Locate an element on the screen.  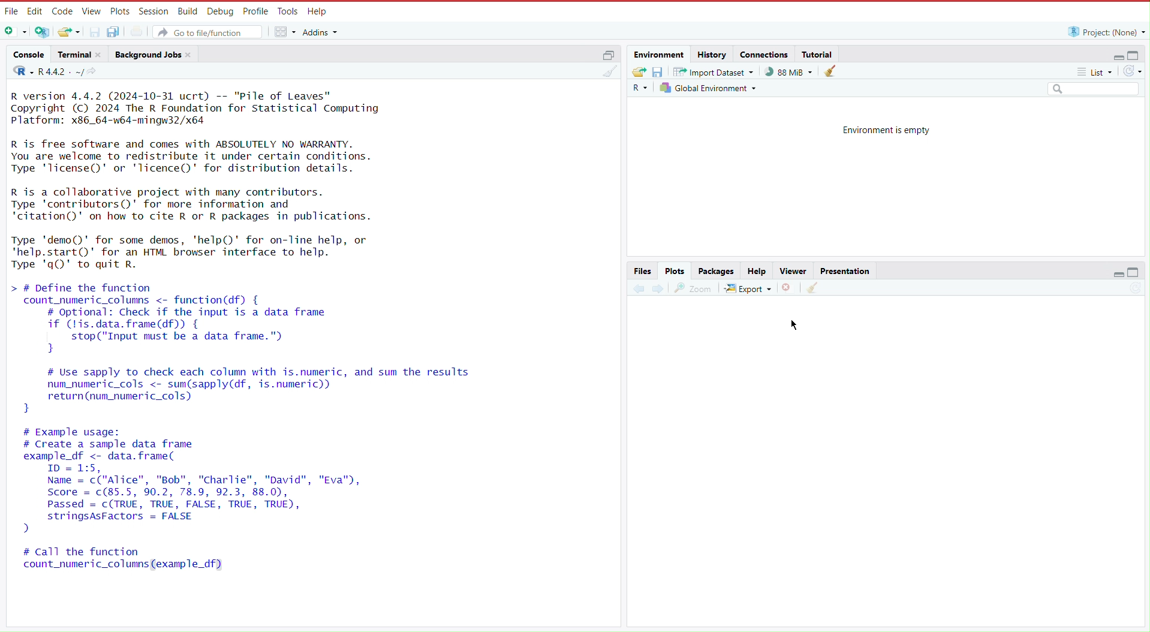
Refresh the list of objects in the environment is located at coordinates (1132, 73).